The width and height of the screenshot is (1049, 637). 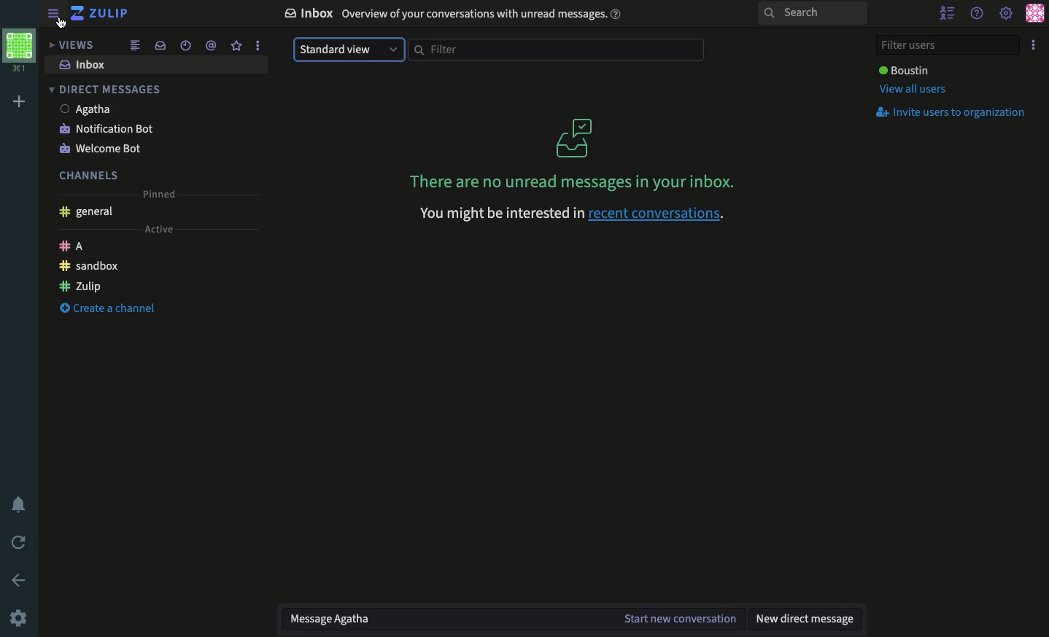 What do you see at coordinates (104, 148) in the screenshot?
I see `Welcome bot` at bounding box center [104, 148].